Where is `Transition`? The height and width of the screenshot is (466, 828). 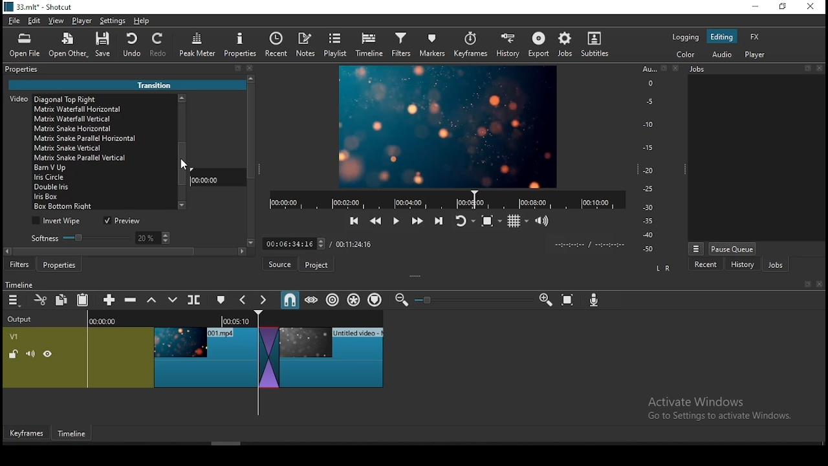 Transition is located at coordinates (159, 83).